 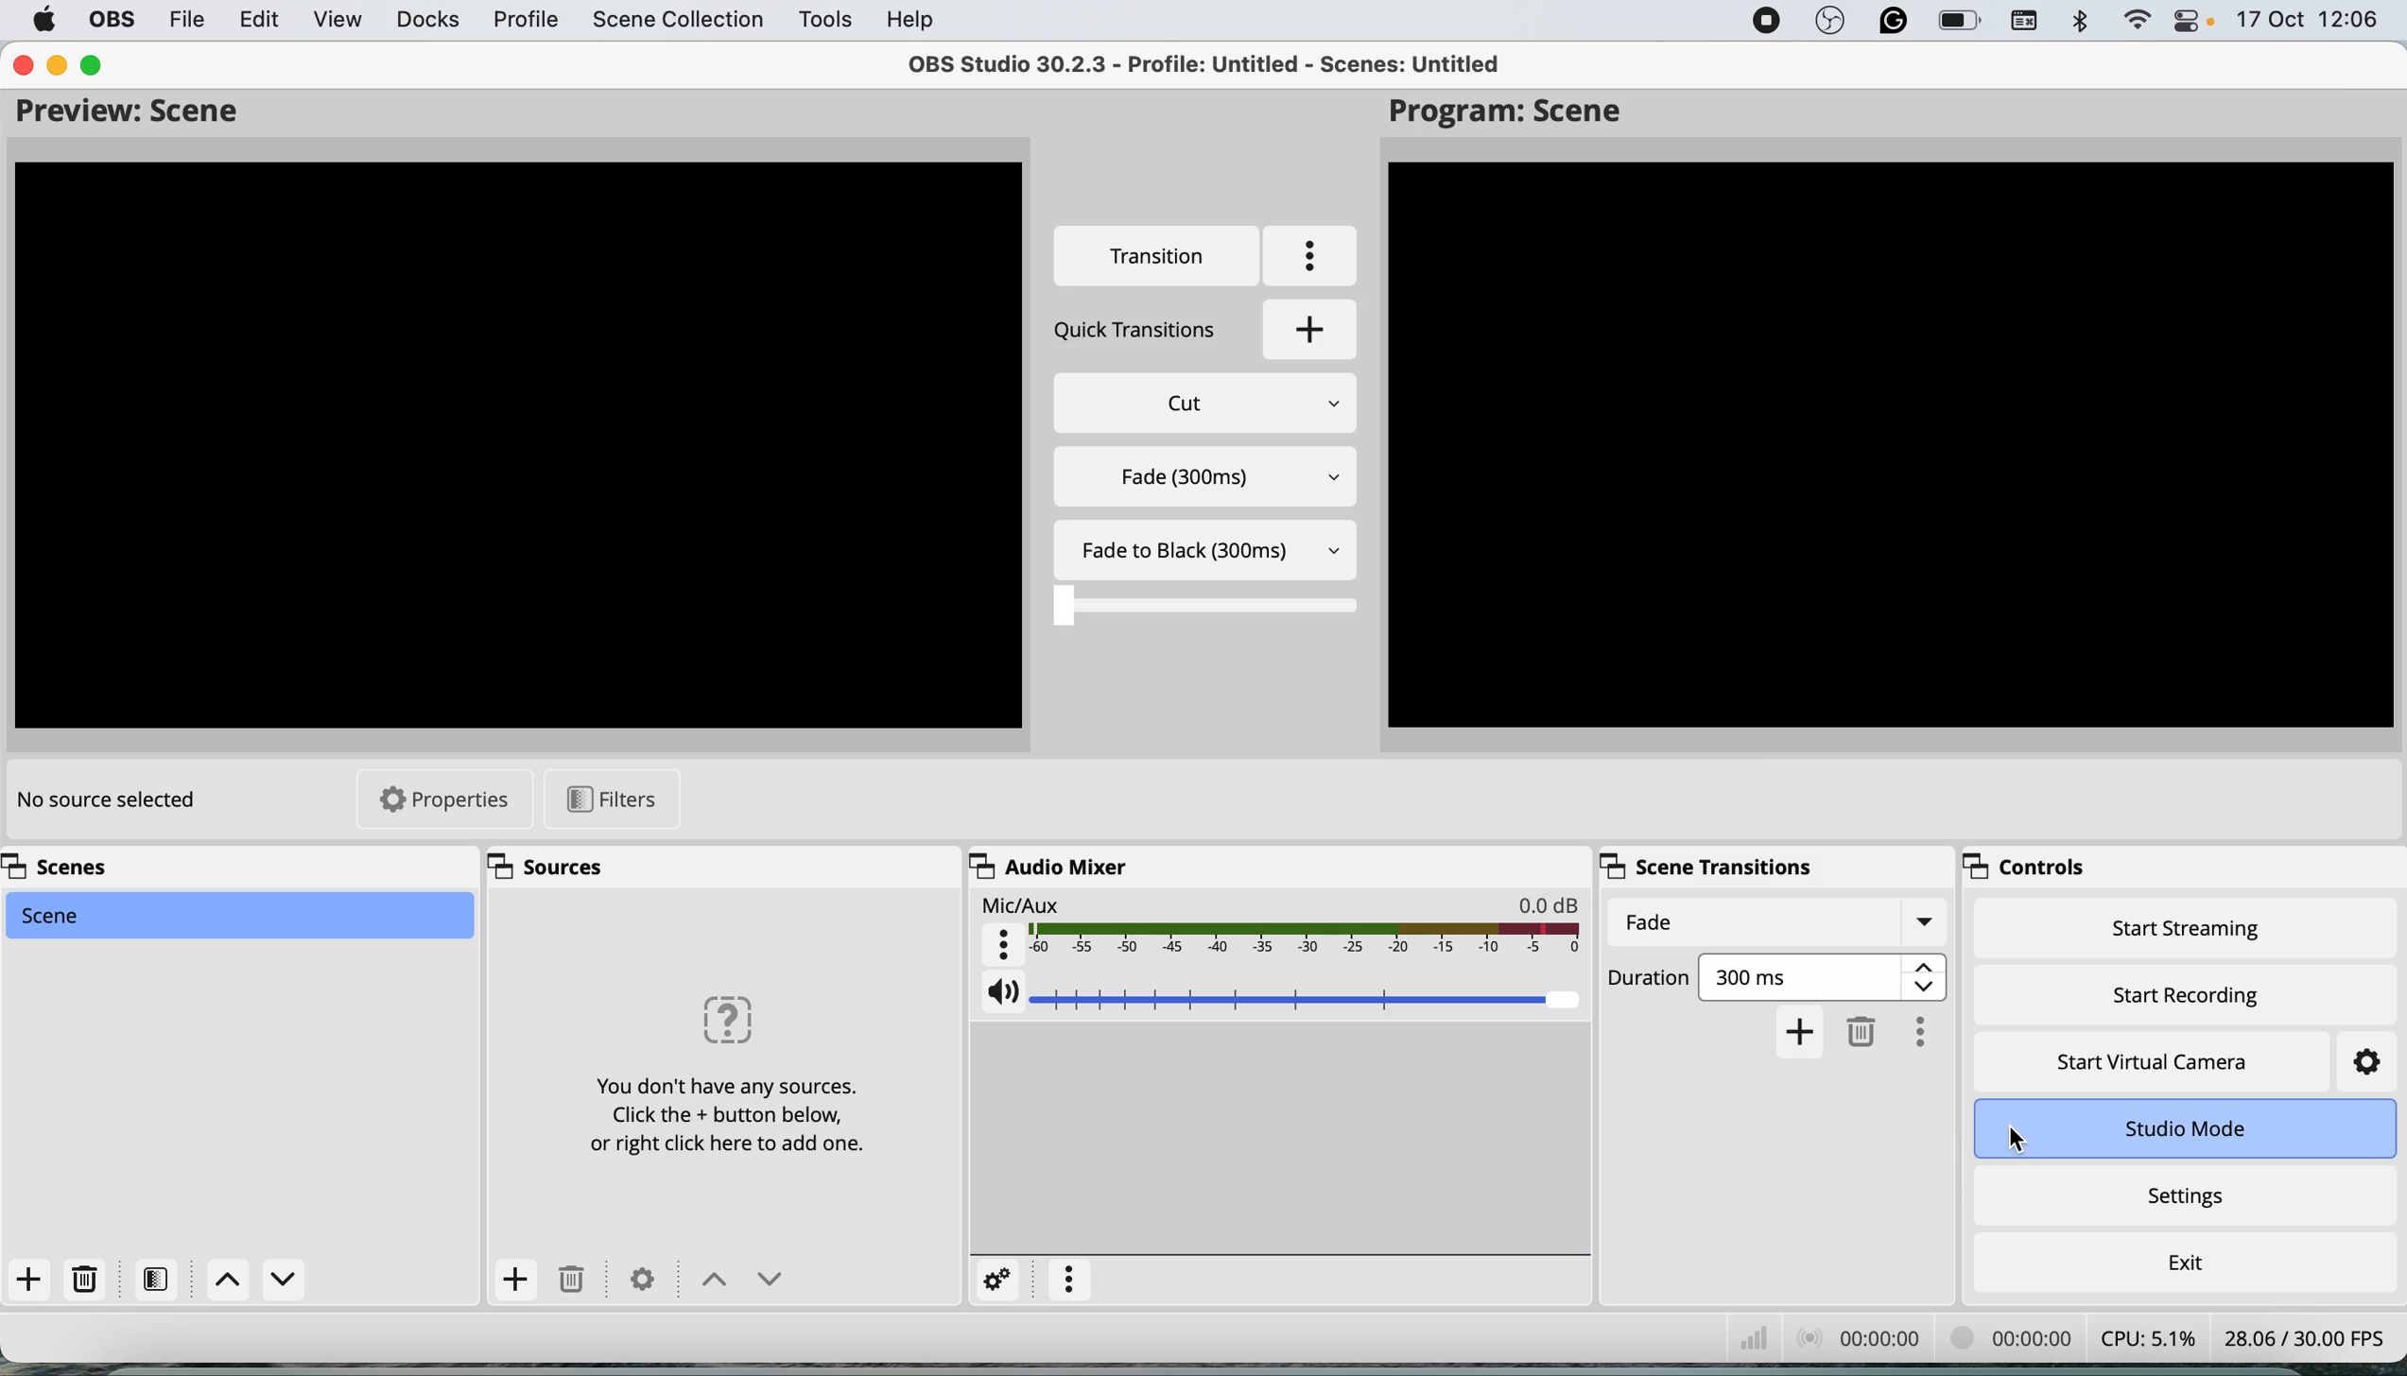 What do you see at coordinates (1704, 868) in the screenshot?
I see `scene transitions` at bounding box center [1704, 868].